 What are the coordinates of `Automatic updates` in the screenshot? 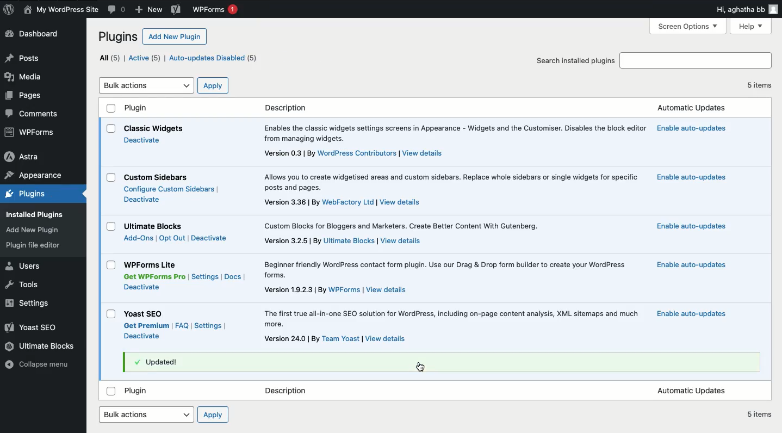 It's located at (691, 391).